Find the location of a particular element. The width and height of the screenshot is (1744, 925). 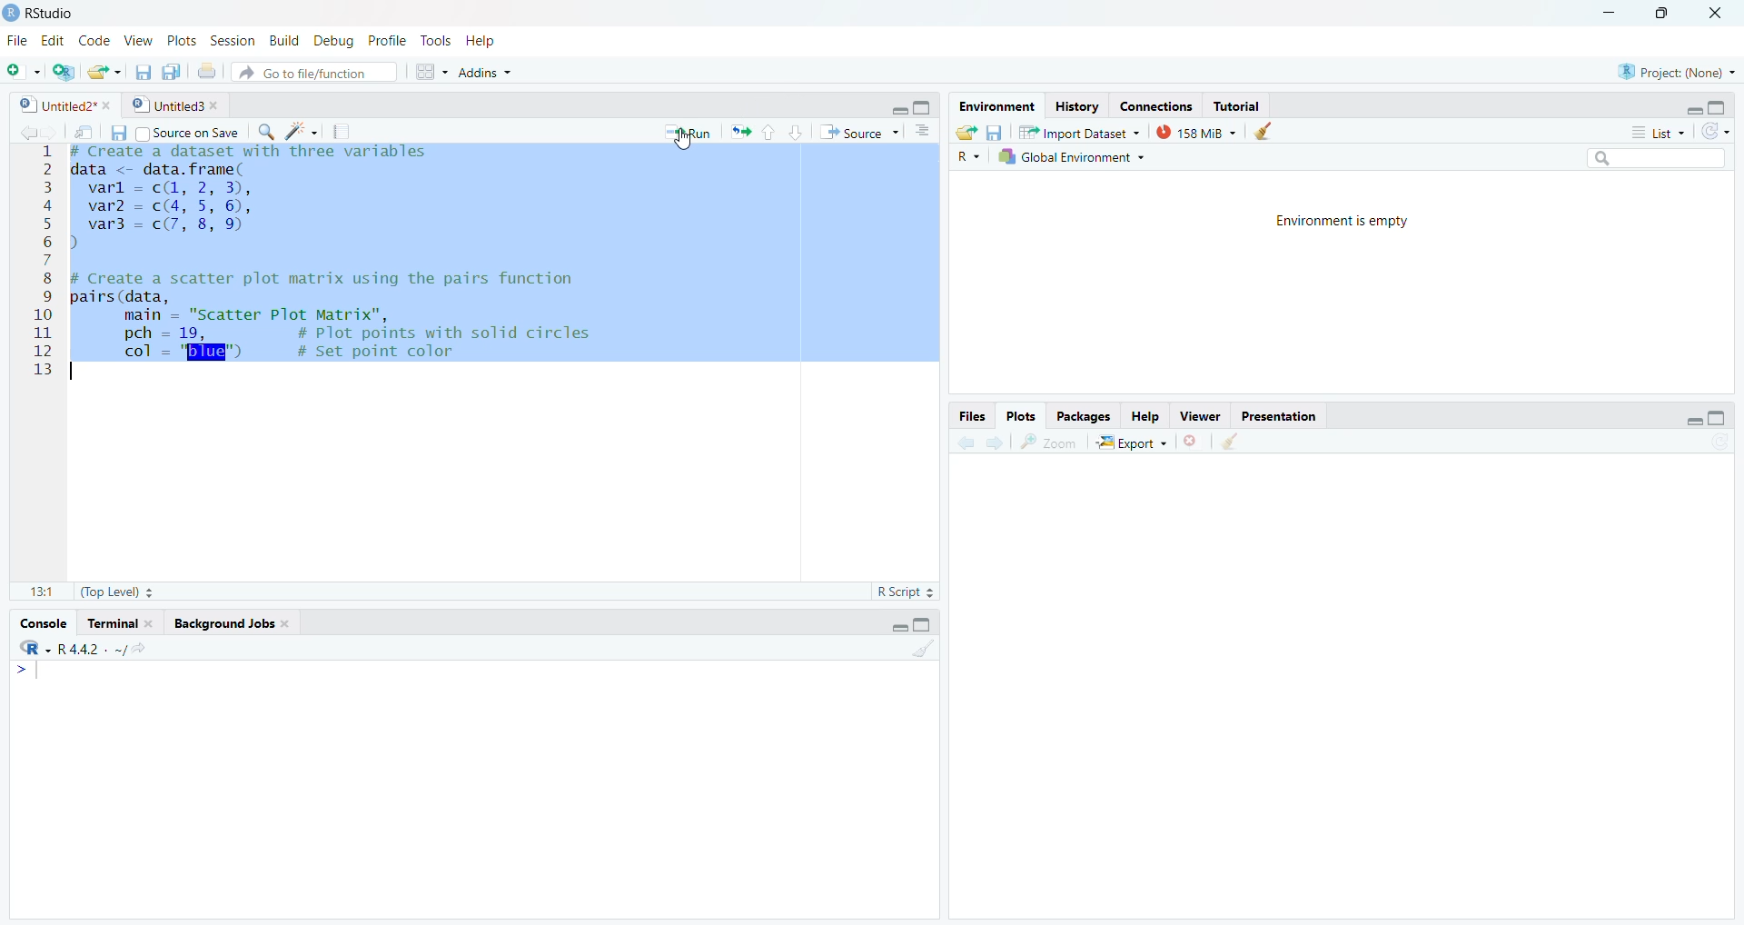

Show document outline is located at coordinates (926, 131).